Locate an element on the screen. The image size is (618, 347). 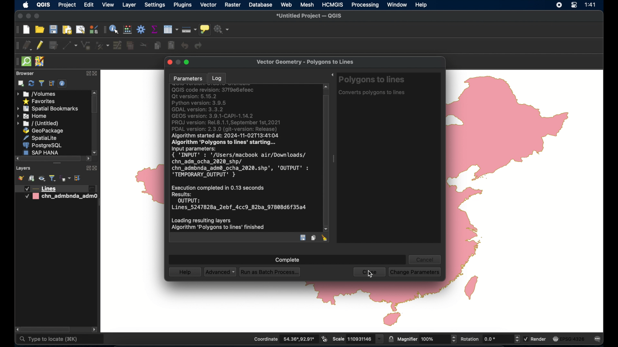
manage map theme is located at coordinates (42, 178).